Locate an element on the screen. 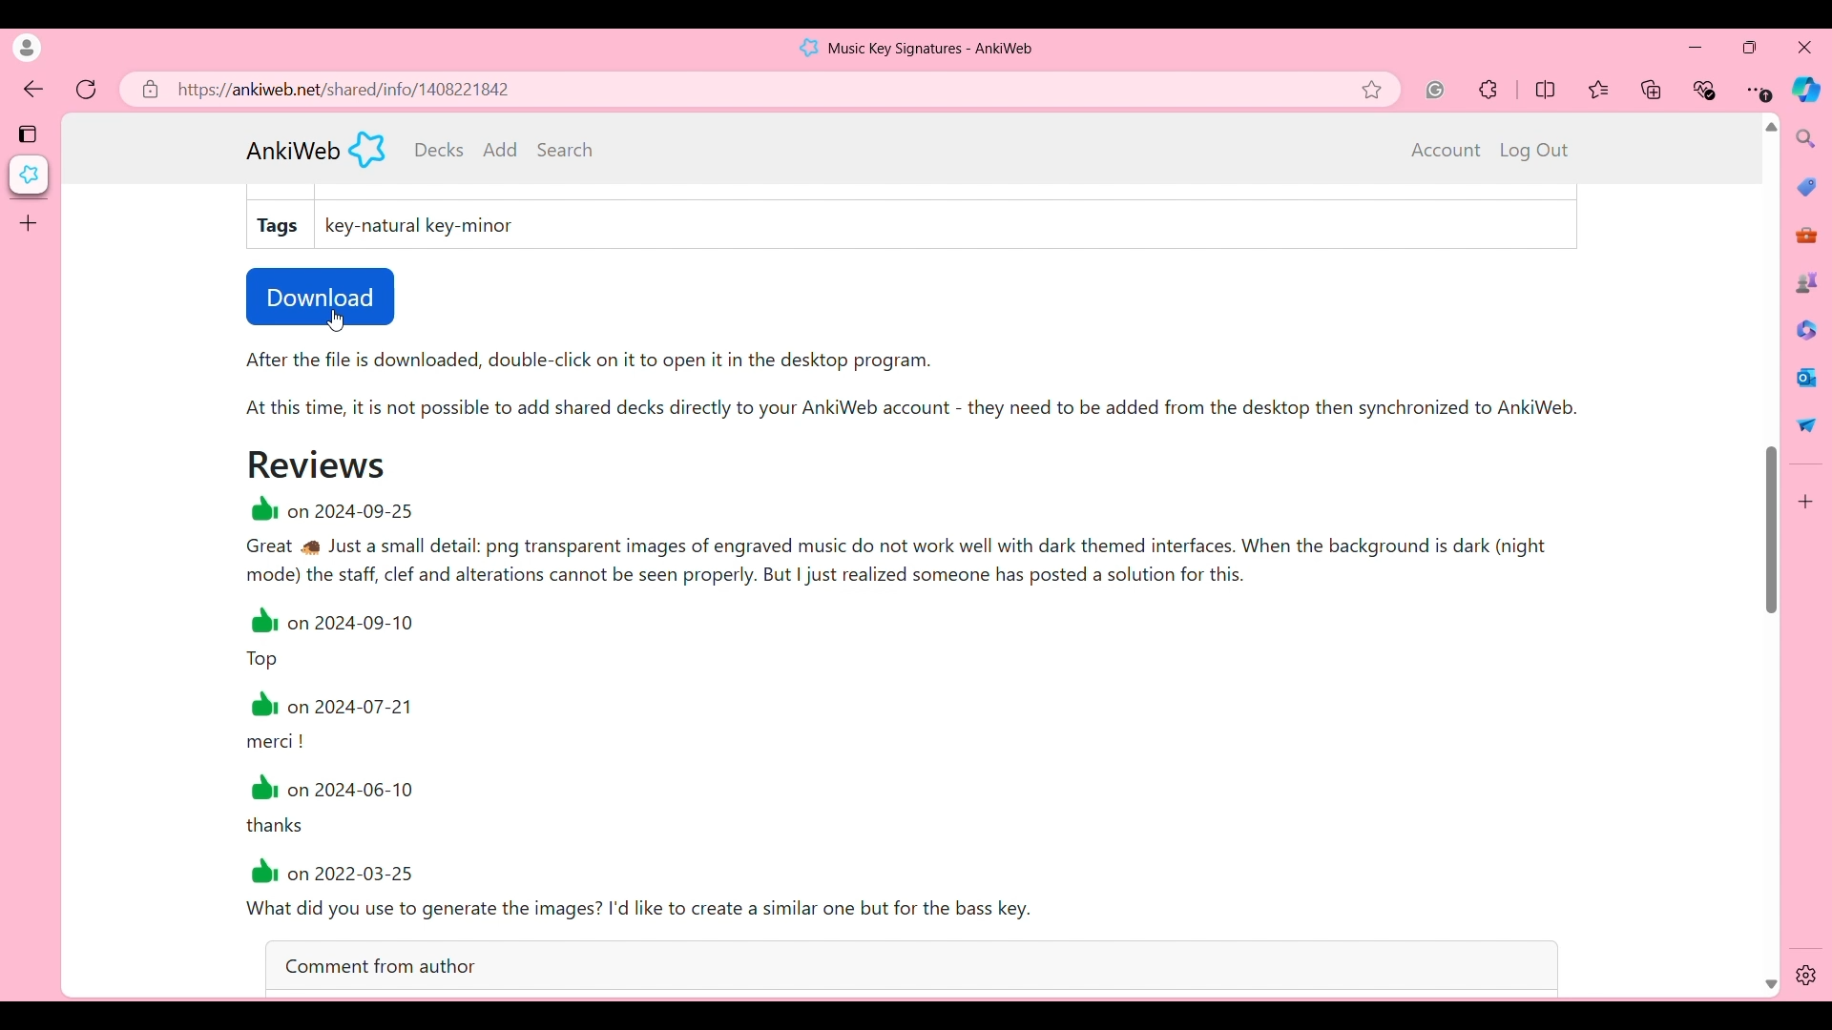 The image size is (1832, 1030). Tab actions menu is located at coordinates (30, 133).